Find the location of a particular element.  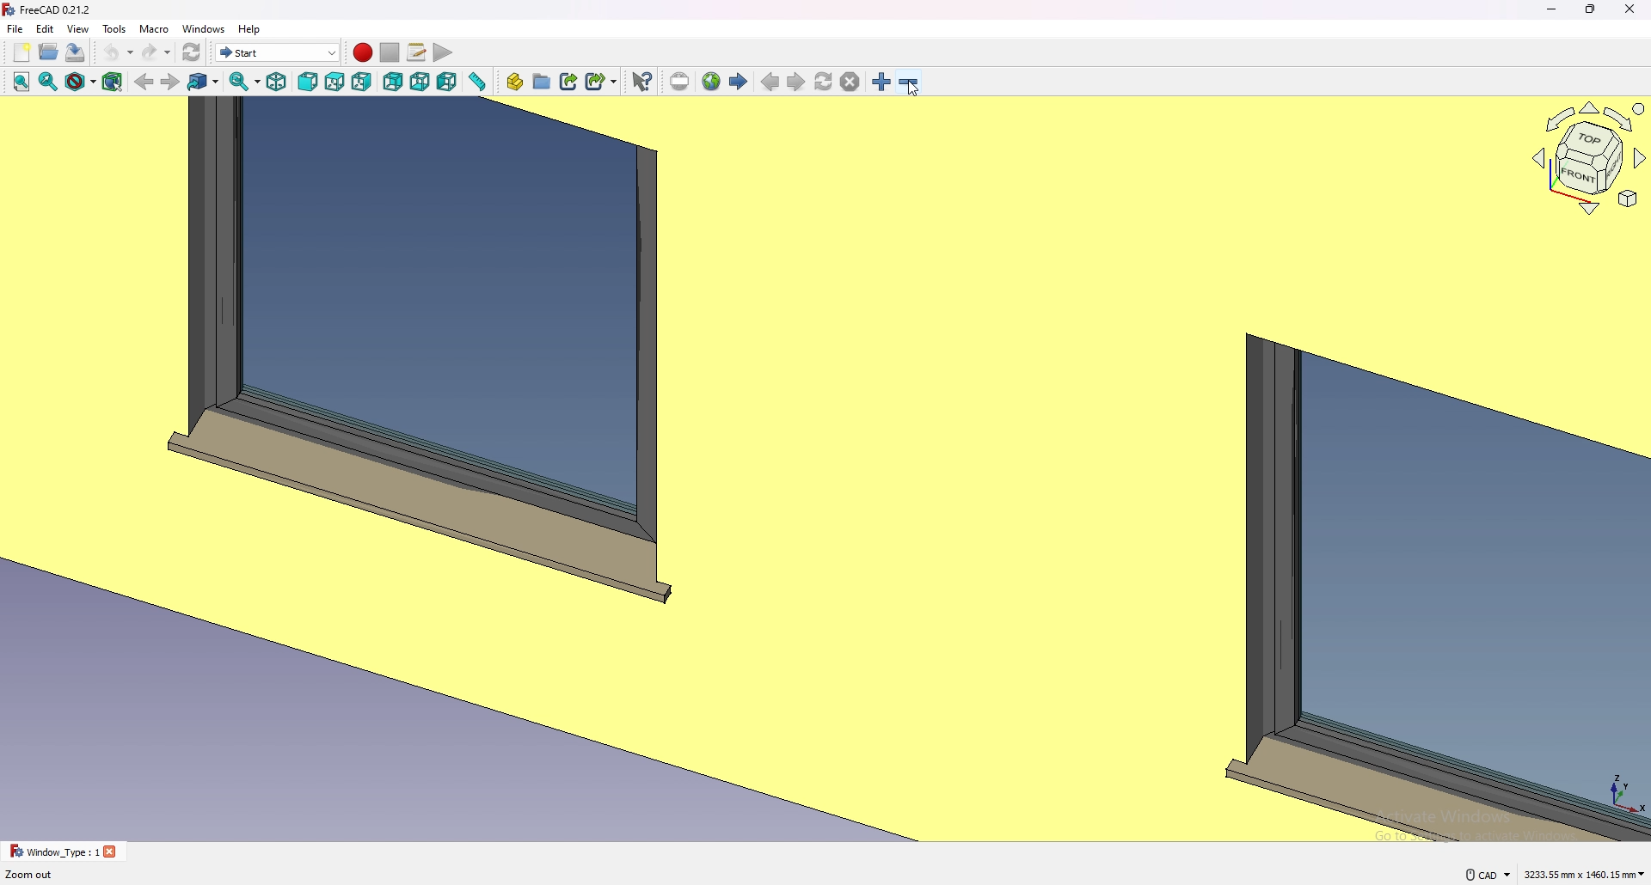

undo is located at coordinates (116, 52).